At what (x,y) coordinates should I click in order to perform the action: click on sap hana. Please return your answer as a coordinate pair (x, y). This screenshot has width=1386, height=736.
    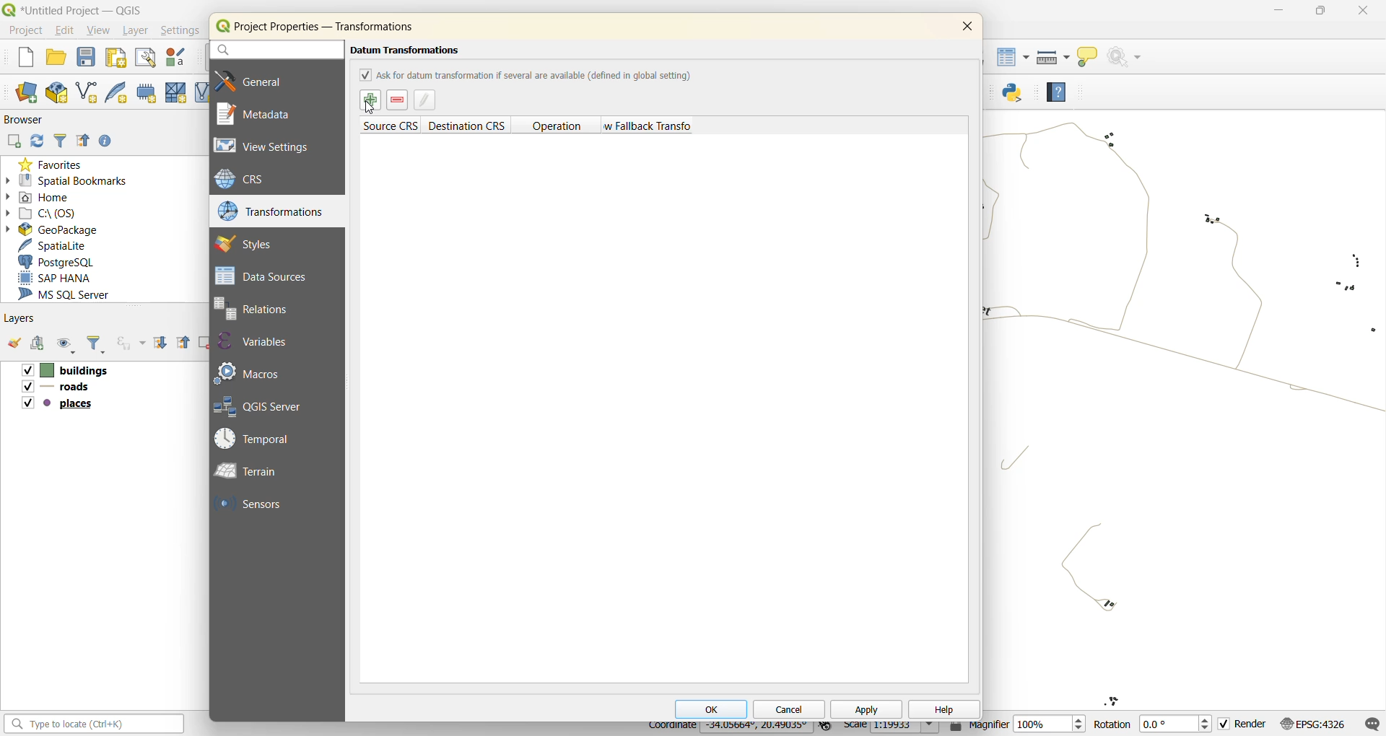
    Looking at the image, I should click on (69, 278).